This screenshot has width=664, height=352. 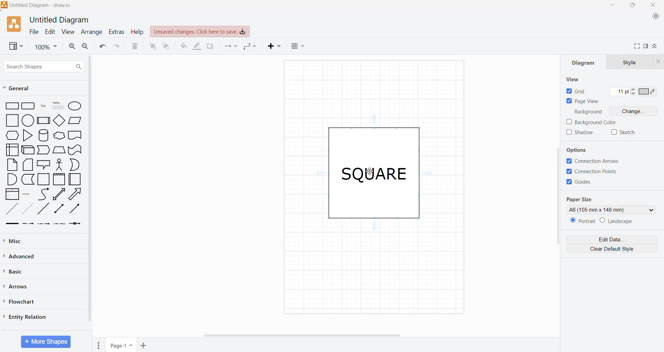 What do you see at coordinates (21, 302) in the screenshot?
I see `Flowchart` at bounding box center [21, 302].